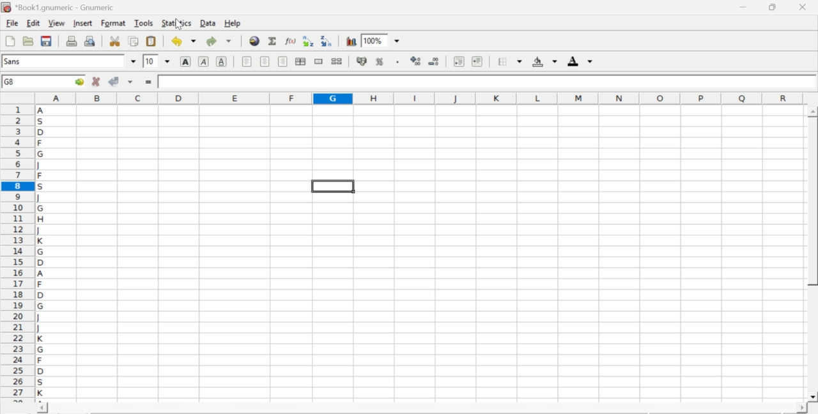 The height and width of the screenshot is (414, 818). I want to click on foreground, so click(580, 61).